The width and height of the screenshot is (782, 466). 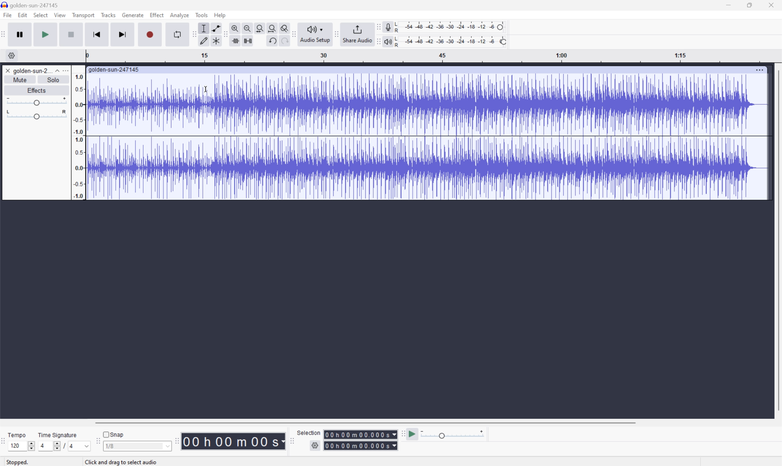 I want to click on Zoom toggle, so click(x=285, y=27).